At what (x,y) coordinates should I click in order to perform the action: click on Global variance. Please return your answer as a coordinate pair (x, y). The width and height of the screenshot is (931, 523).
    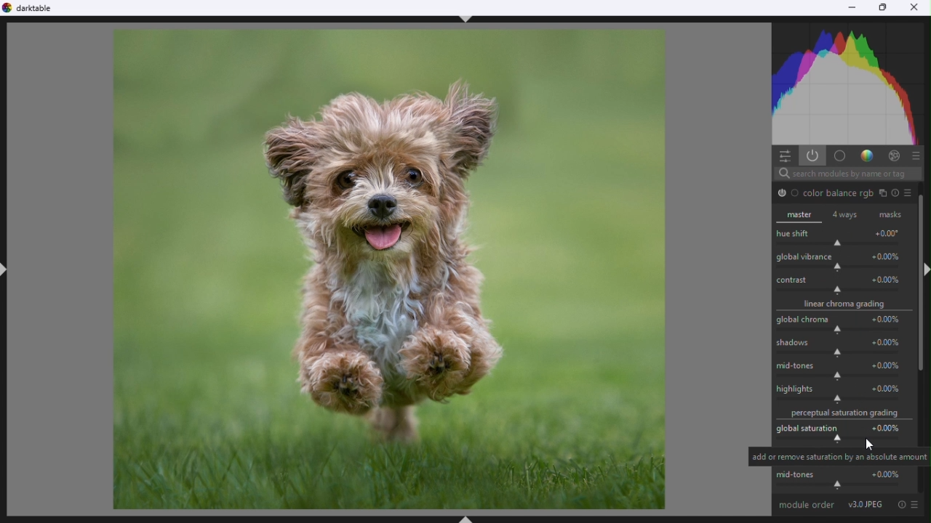
    Looking at the image, I should click on (842, 261).